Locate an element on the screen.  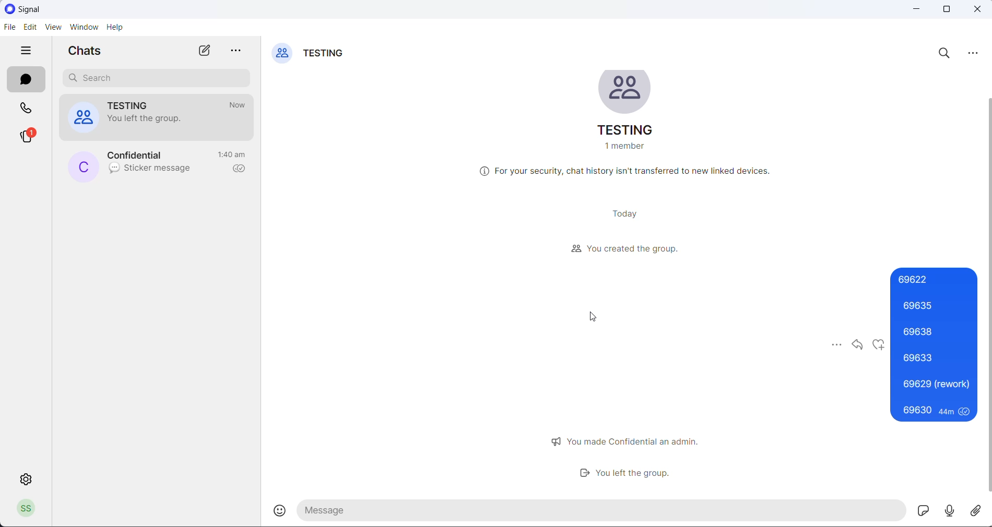
new chat is located at coordinates (204, 51).